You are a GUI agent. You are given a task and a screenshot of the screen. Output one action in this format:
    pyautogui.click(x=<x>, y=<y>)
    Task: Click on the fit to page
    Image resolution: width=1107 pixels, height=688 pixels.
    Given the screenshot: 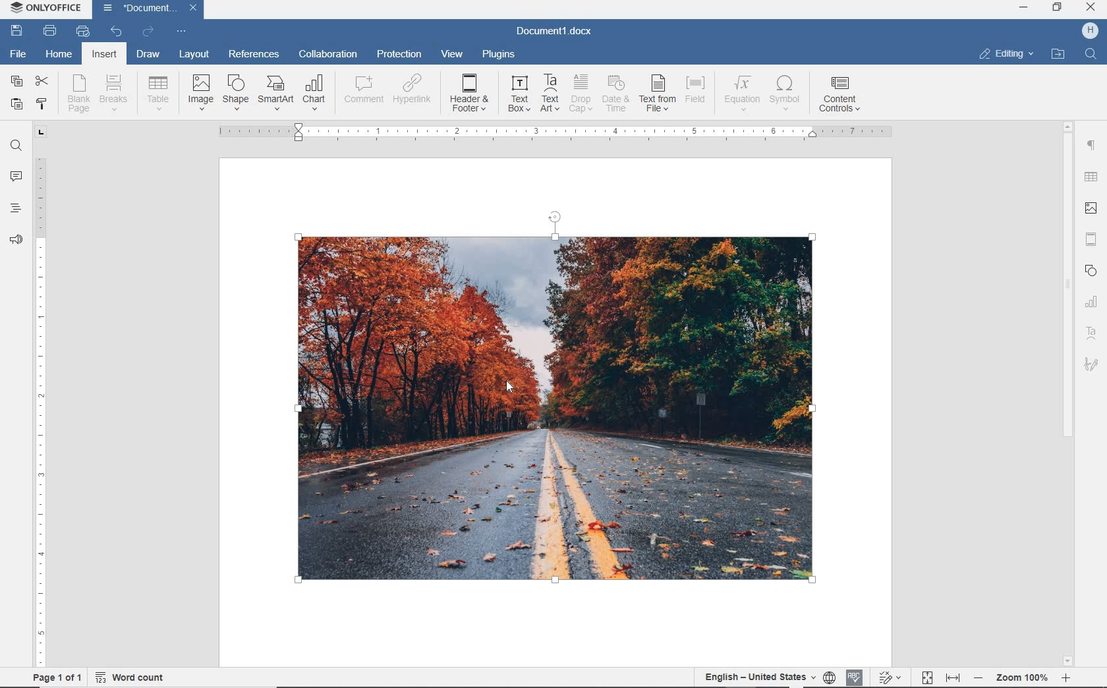 What is the action you would take?
    pyautogui.click(x=928, y=677)
    